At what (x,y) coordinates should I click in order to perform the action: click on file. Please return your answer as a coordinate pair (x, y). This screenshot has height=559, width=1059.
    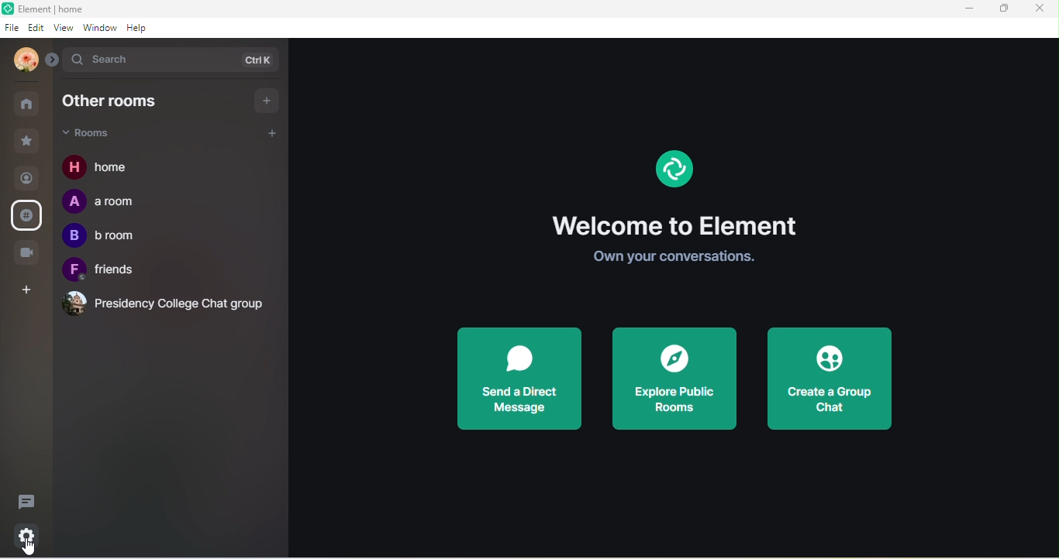
    Looking at the image, I should click on (13, 29).